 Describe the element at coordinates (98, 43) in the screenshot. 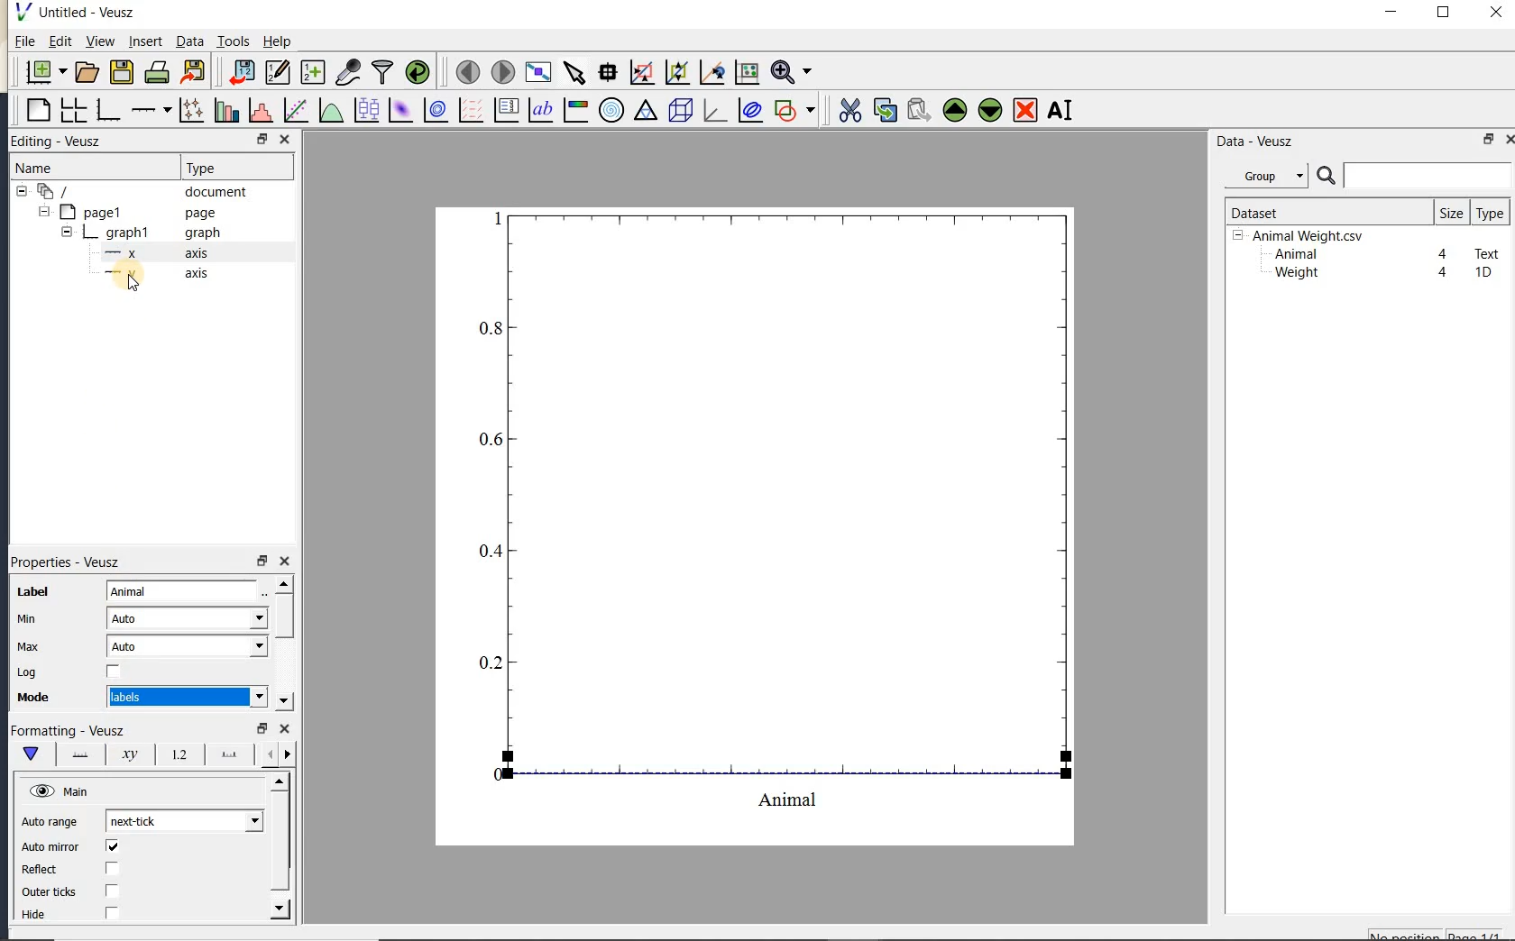

I see `view` at that location.